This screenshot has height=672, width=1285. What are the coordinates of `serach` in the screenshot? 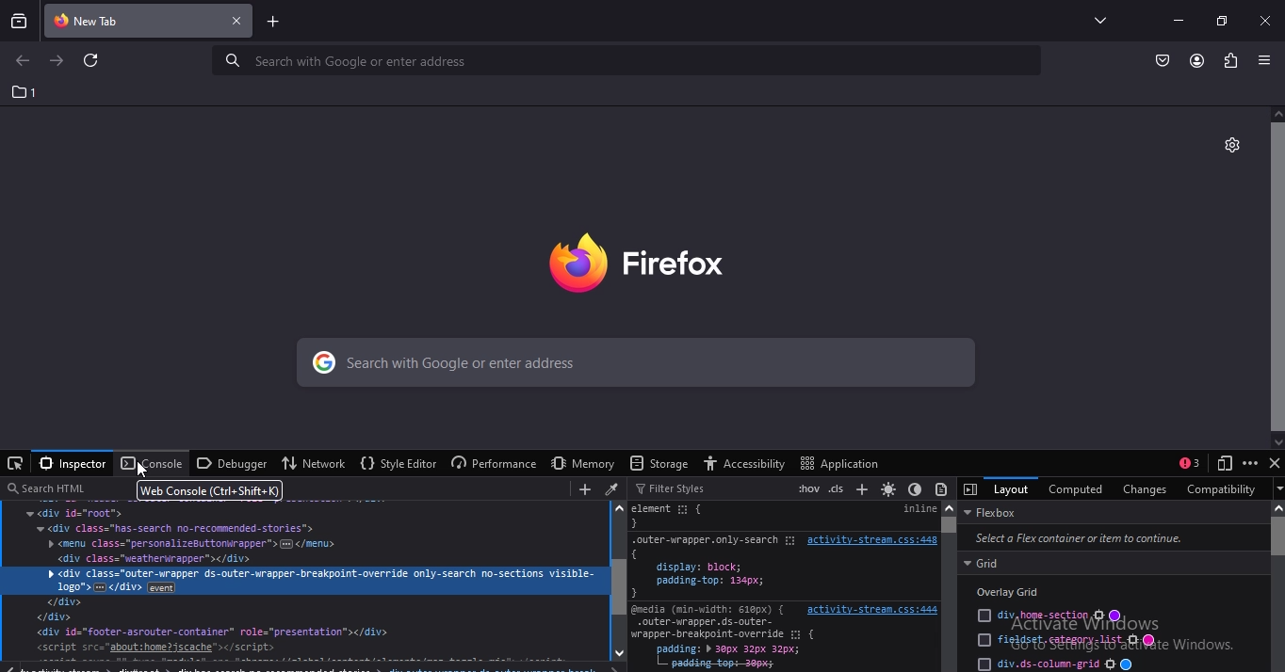 It's located at (619, 60).